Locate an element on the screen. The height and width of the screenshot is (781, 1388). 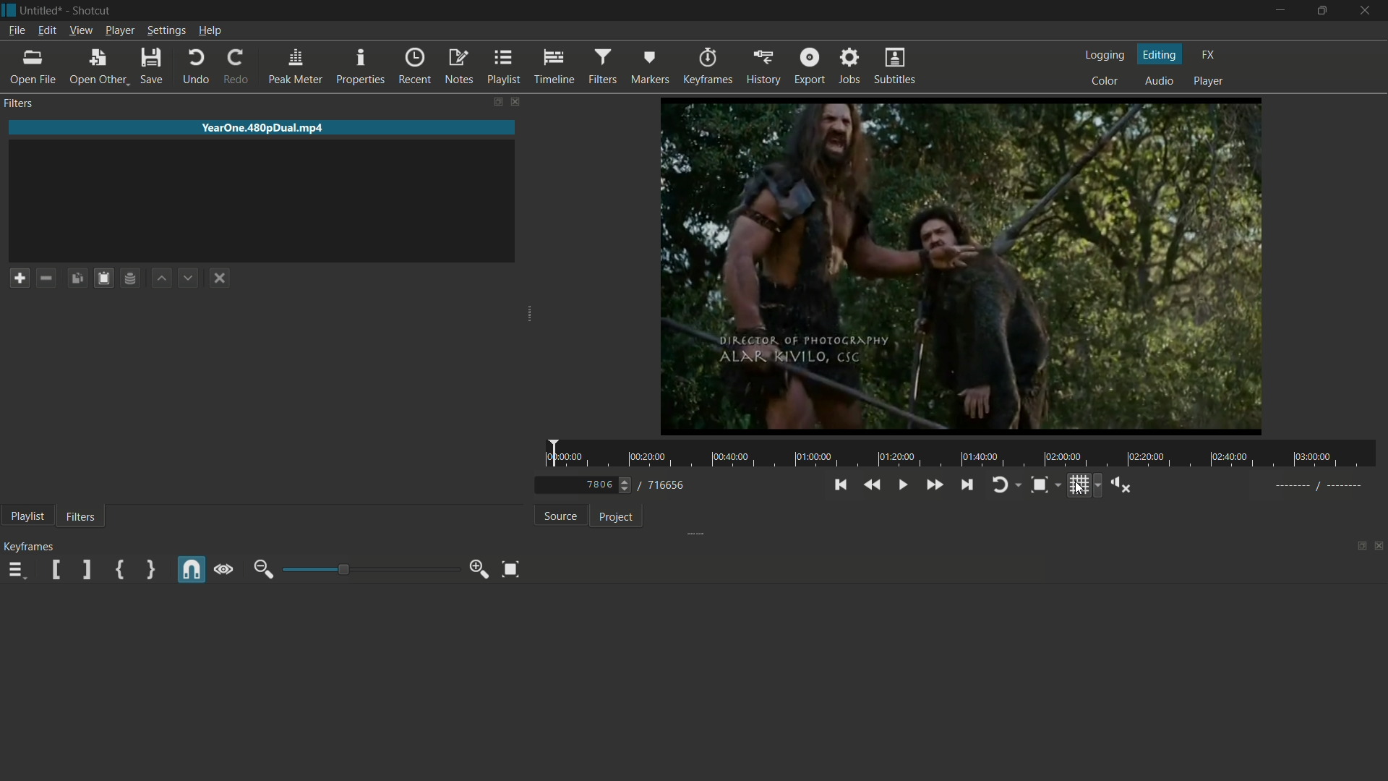
move filter up is located at coordinates (160, 278).